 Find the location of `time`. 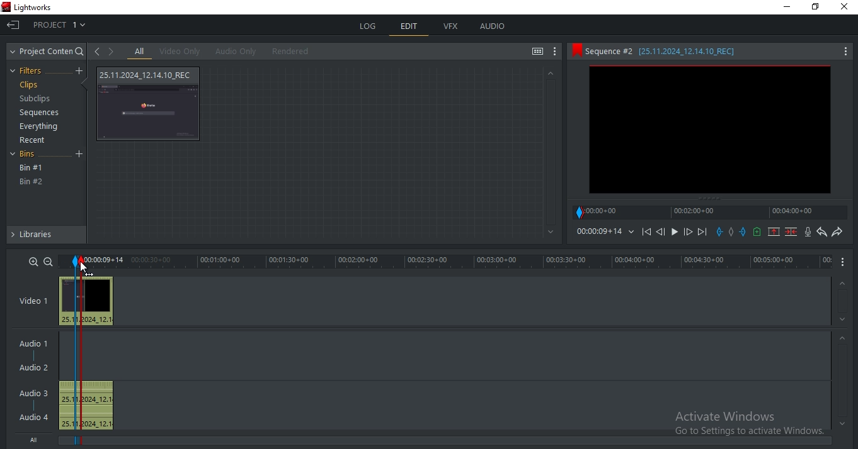

time is located at coordinates (467, 262).